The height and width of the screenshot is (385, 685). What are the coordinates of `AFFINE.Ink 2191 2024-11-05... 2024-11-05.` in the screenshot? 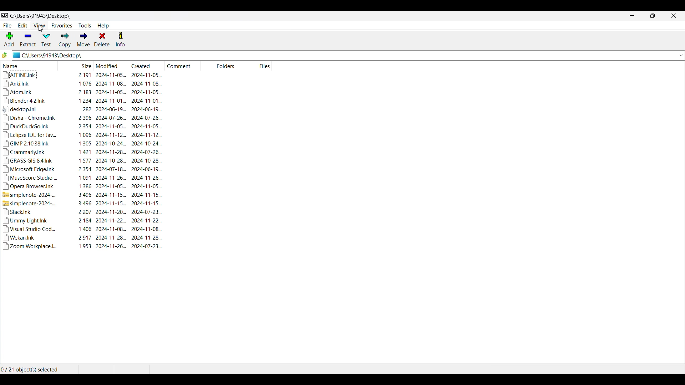 It's located at (88, 75).